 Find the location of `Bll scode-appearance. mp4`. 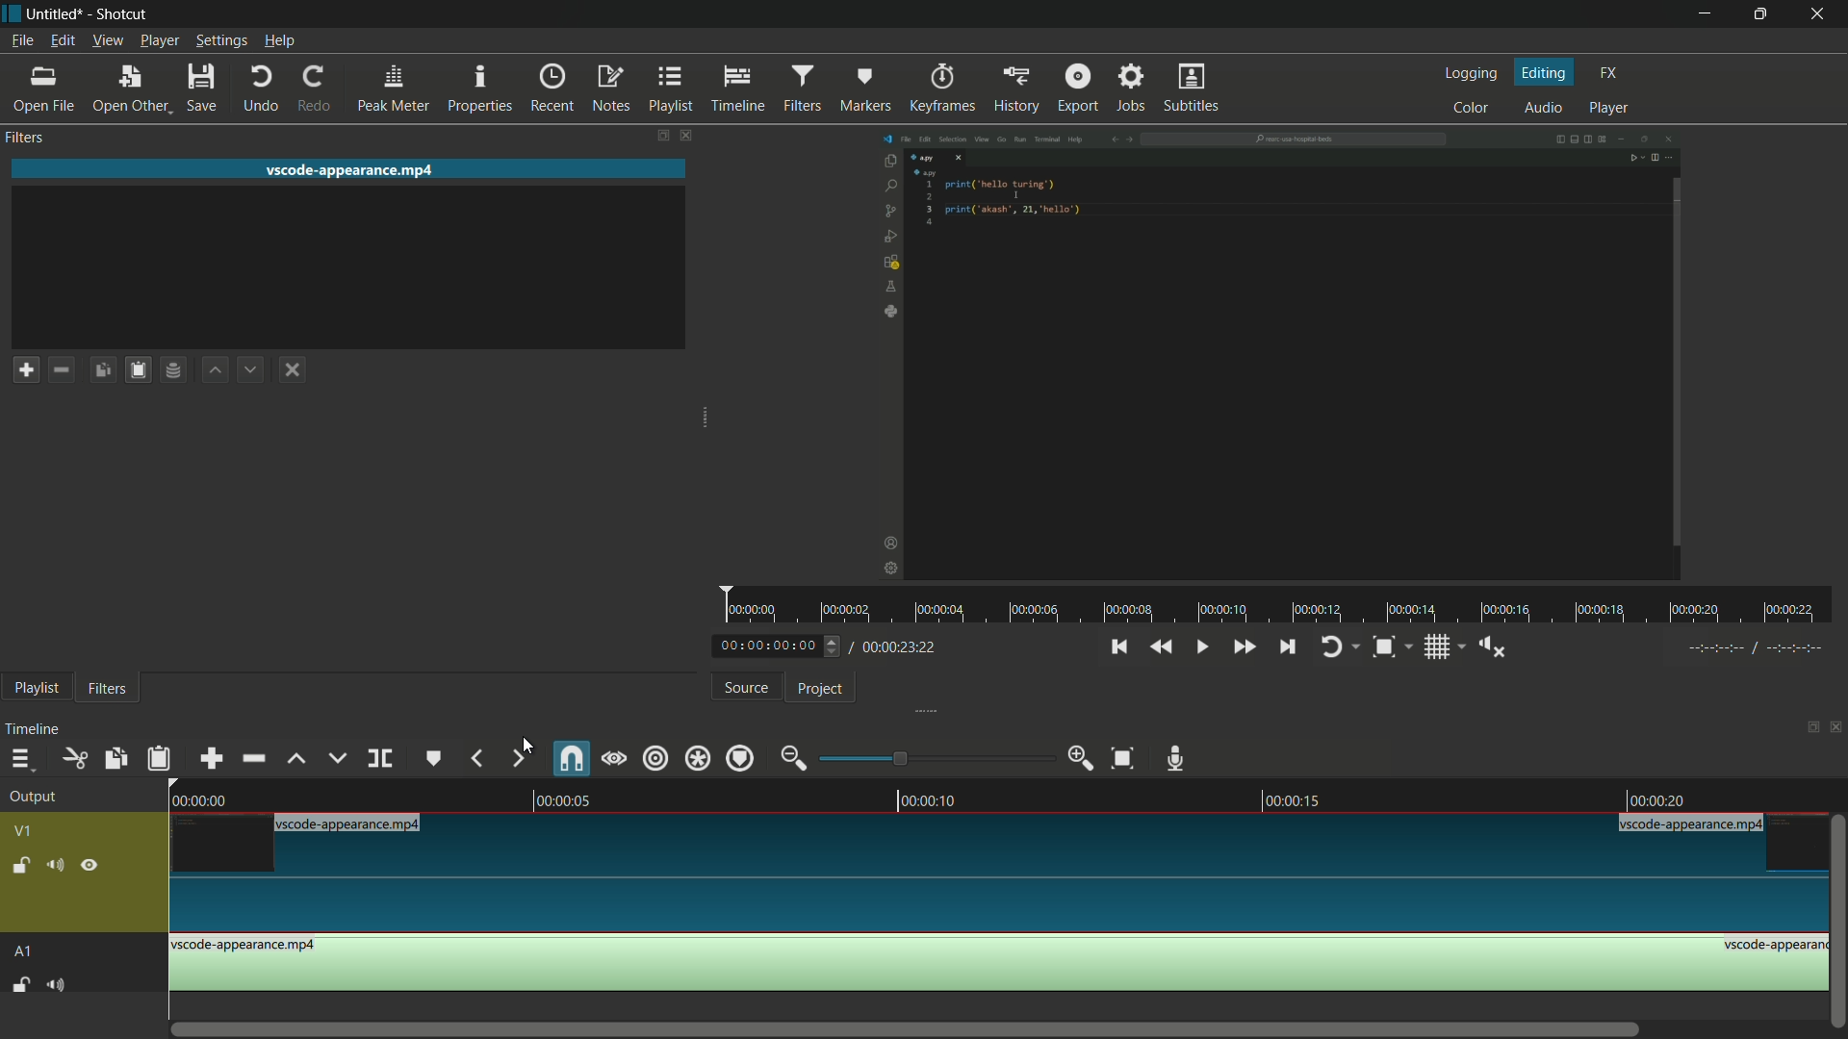

Bll scode-appearance. mp4 is located at coordinates (1694, 825).